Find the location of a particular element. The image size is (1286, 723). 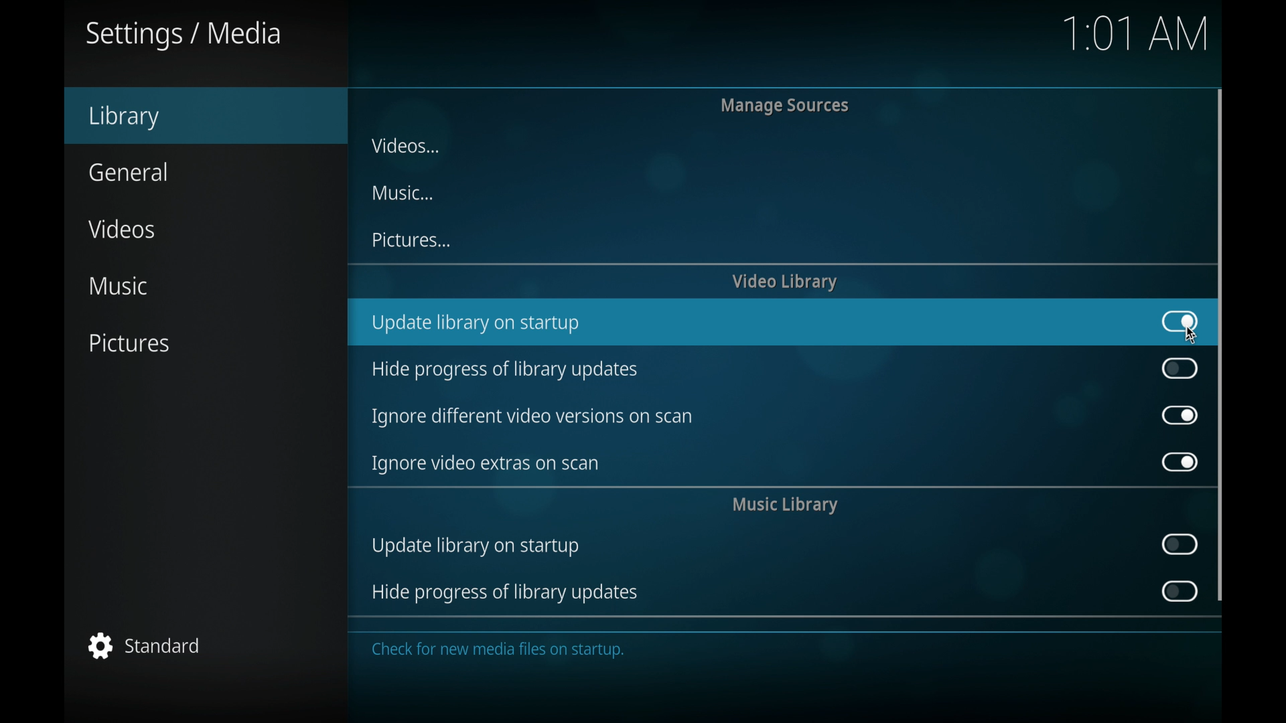

standard is located at coordinates (145, 645).